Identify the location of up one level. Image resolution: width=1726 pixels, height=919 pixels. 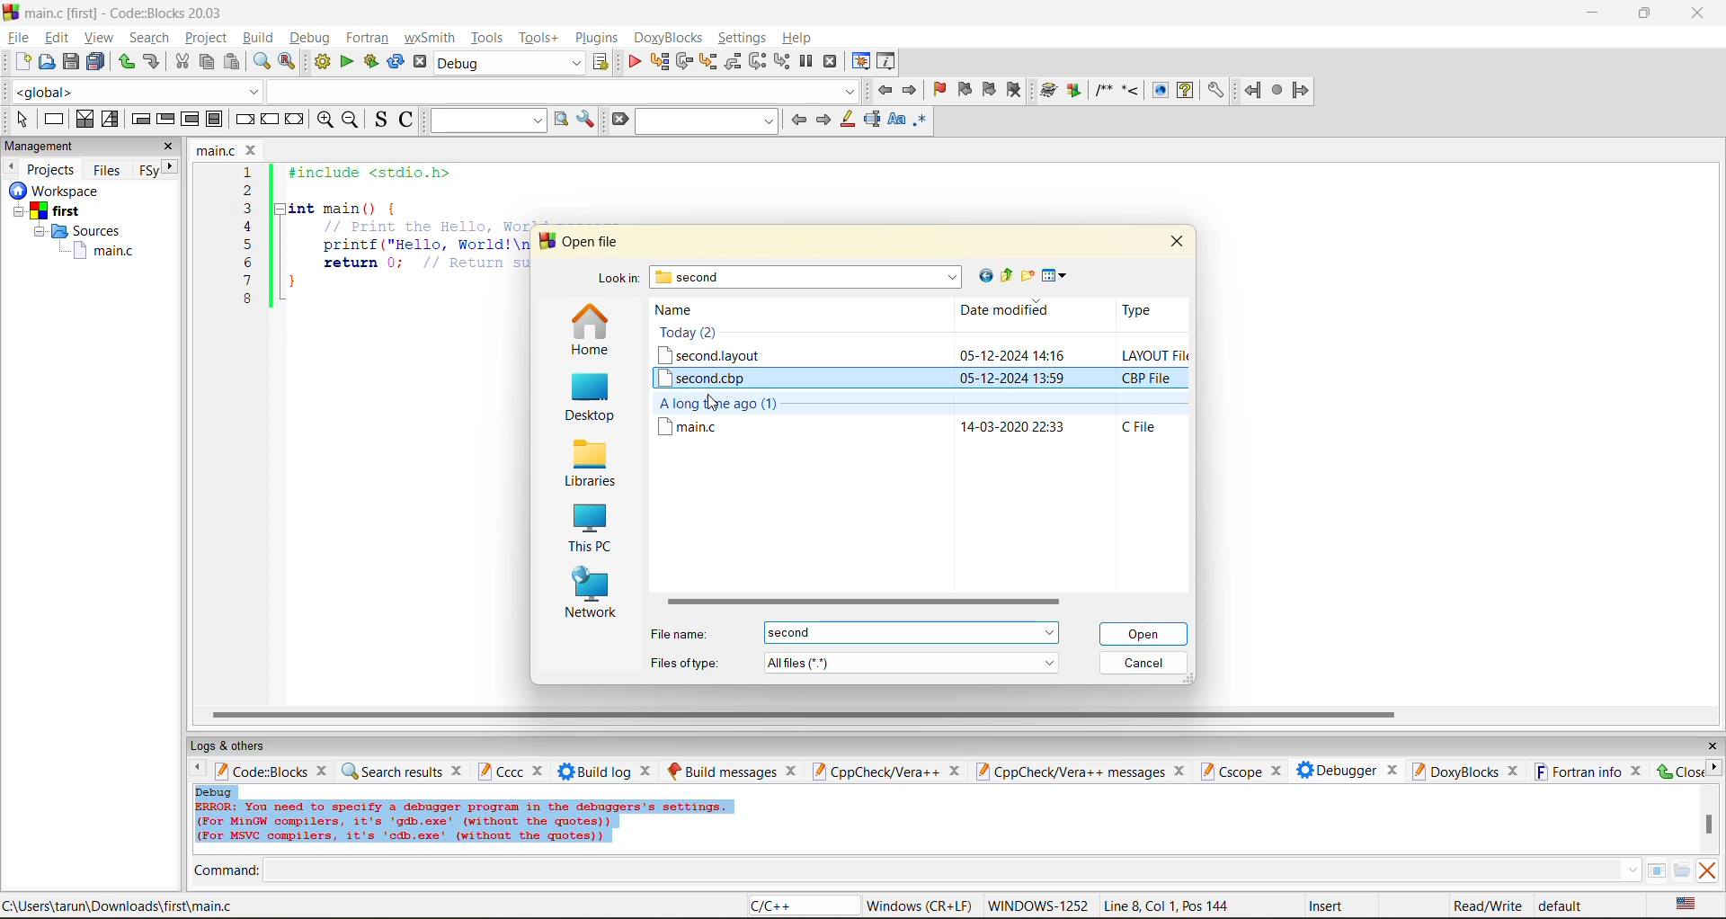
(1006, 276).